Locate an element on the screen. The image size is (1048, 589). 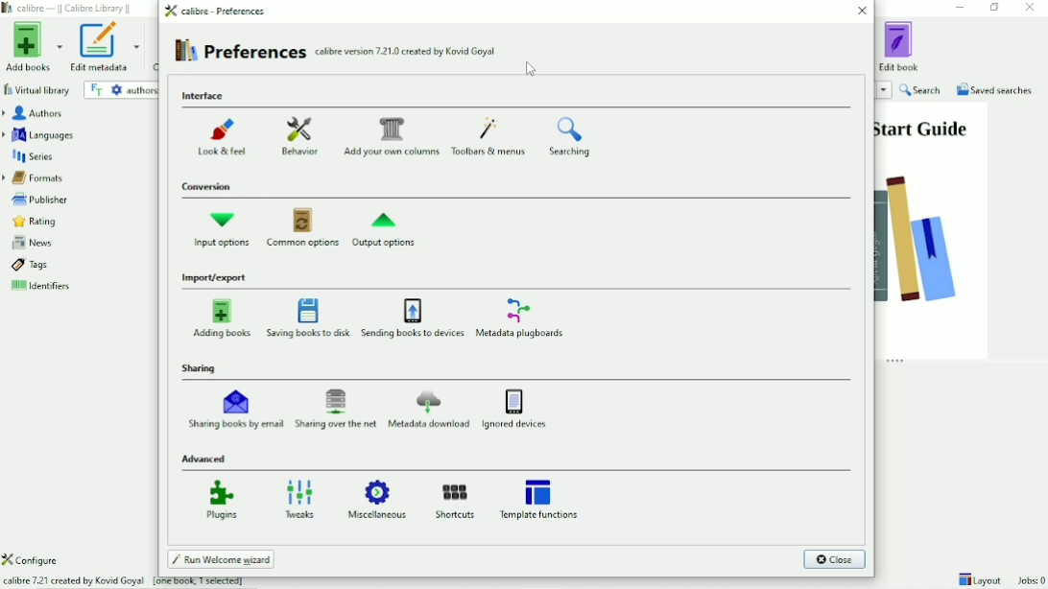
Miscellaneous is located at coordinates (379, 500).